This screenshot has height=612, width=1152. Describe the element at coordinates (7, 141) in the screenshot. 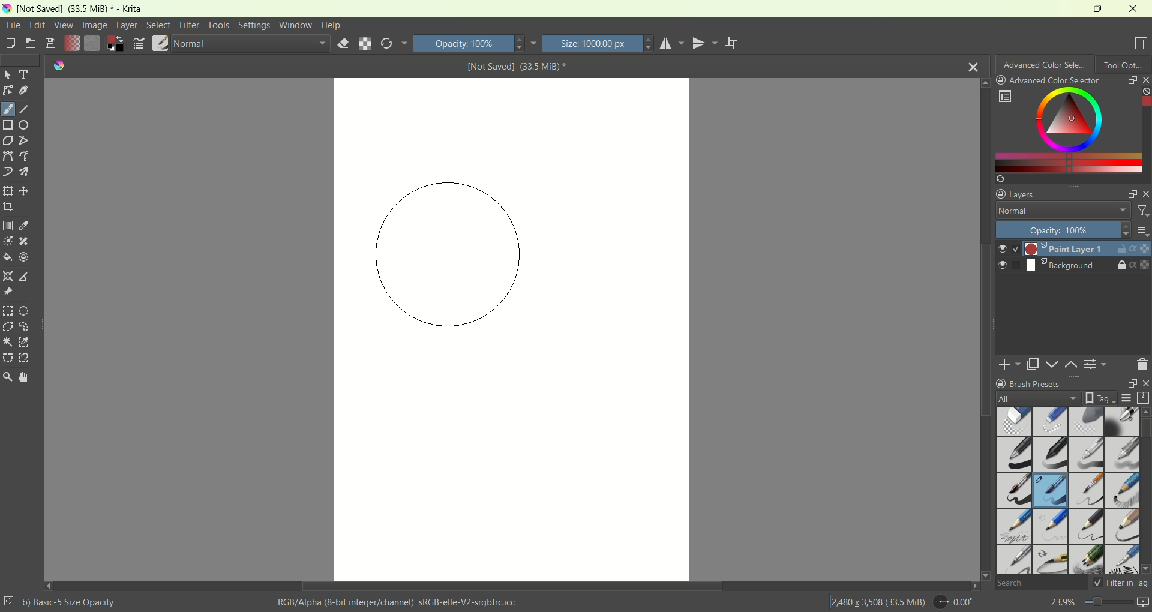

I see `polygon` at that location.